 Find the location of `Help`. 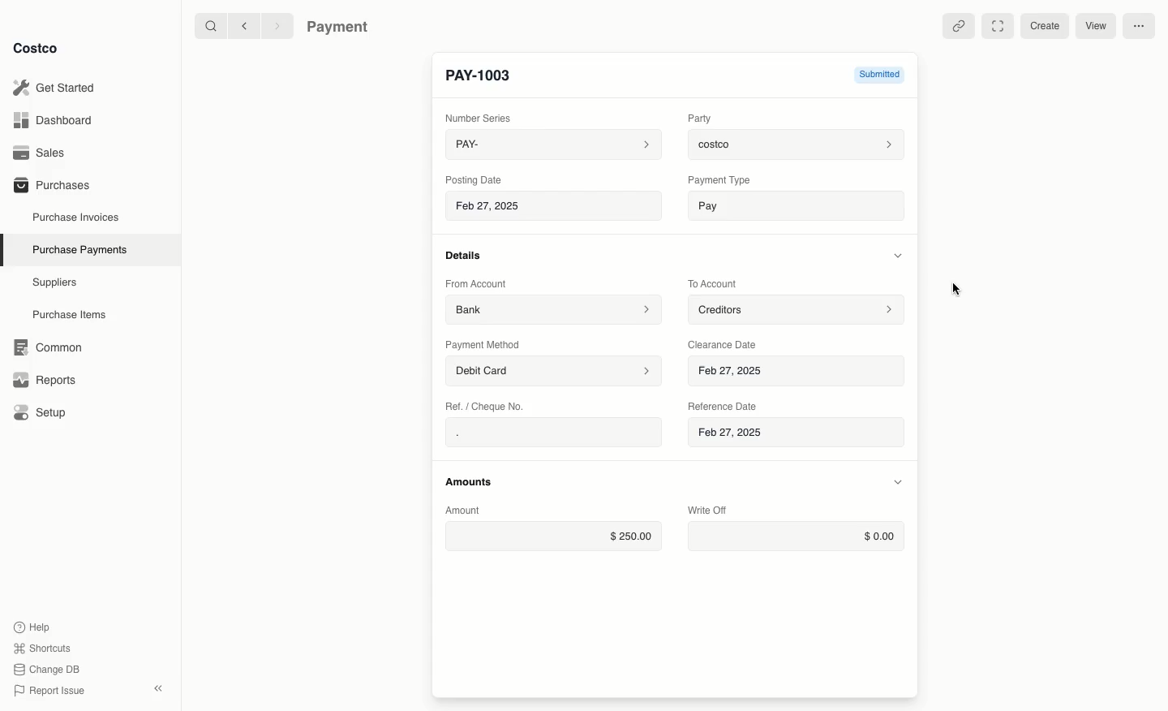

Help is located at coordinates (32, 626).